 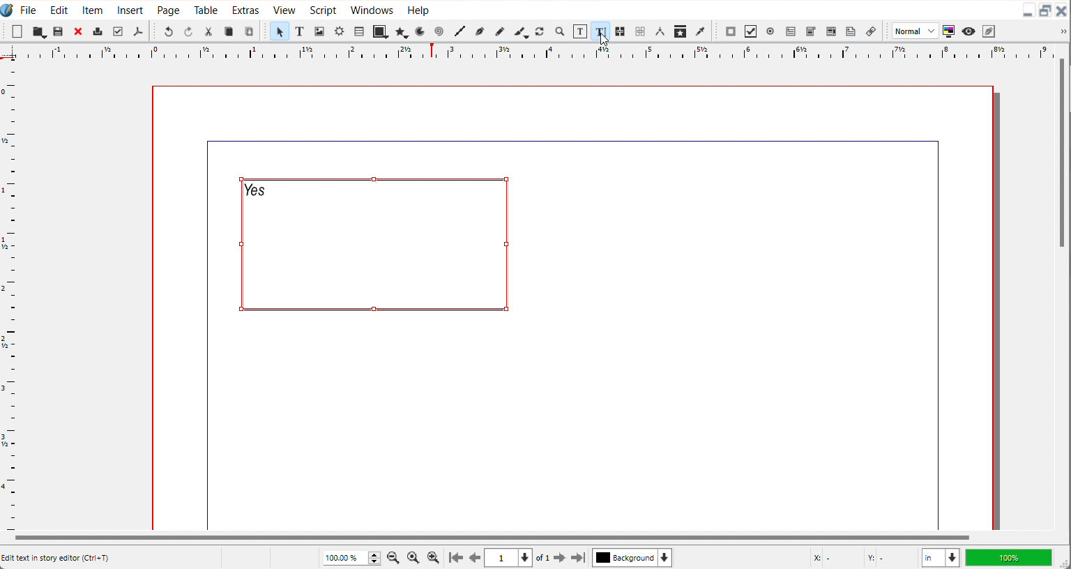 What do you see at coordinates (402, 31) in the screenshot?
I see `Polygon` at bounding box center [402, 31].